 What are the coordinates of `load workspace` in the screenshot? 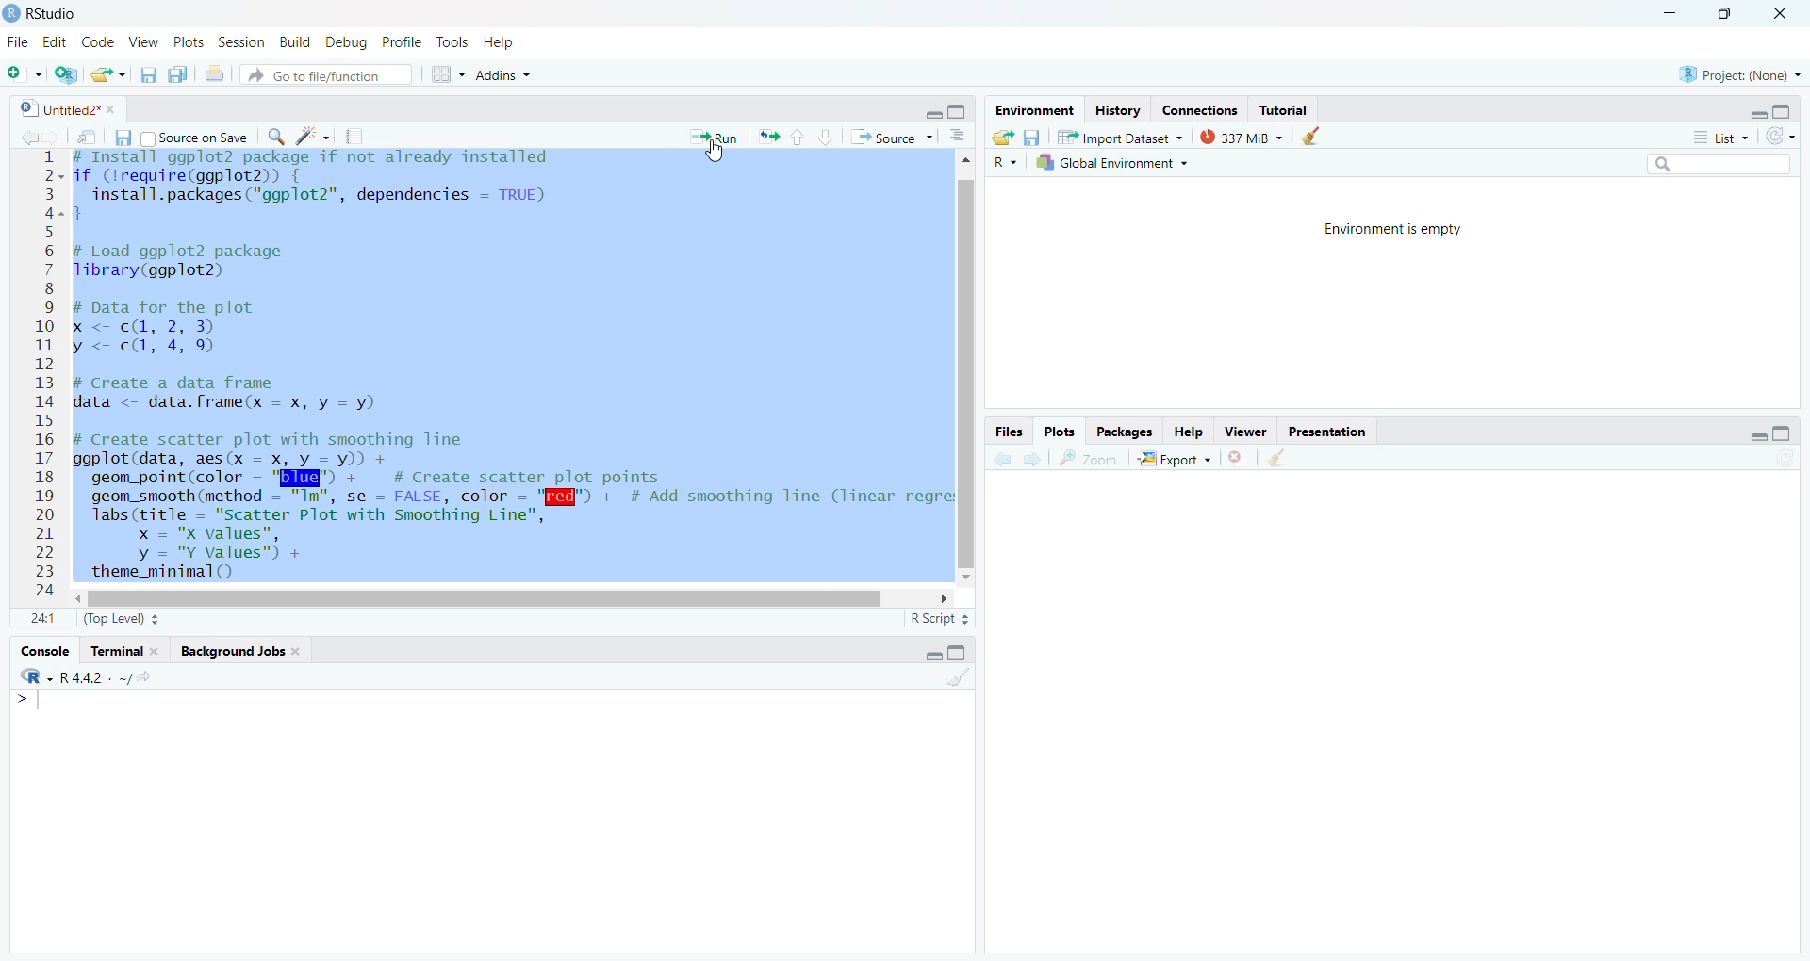 It's located at (1003, 138).